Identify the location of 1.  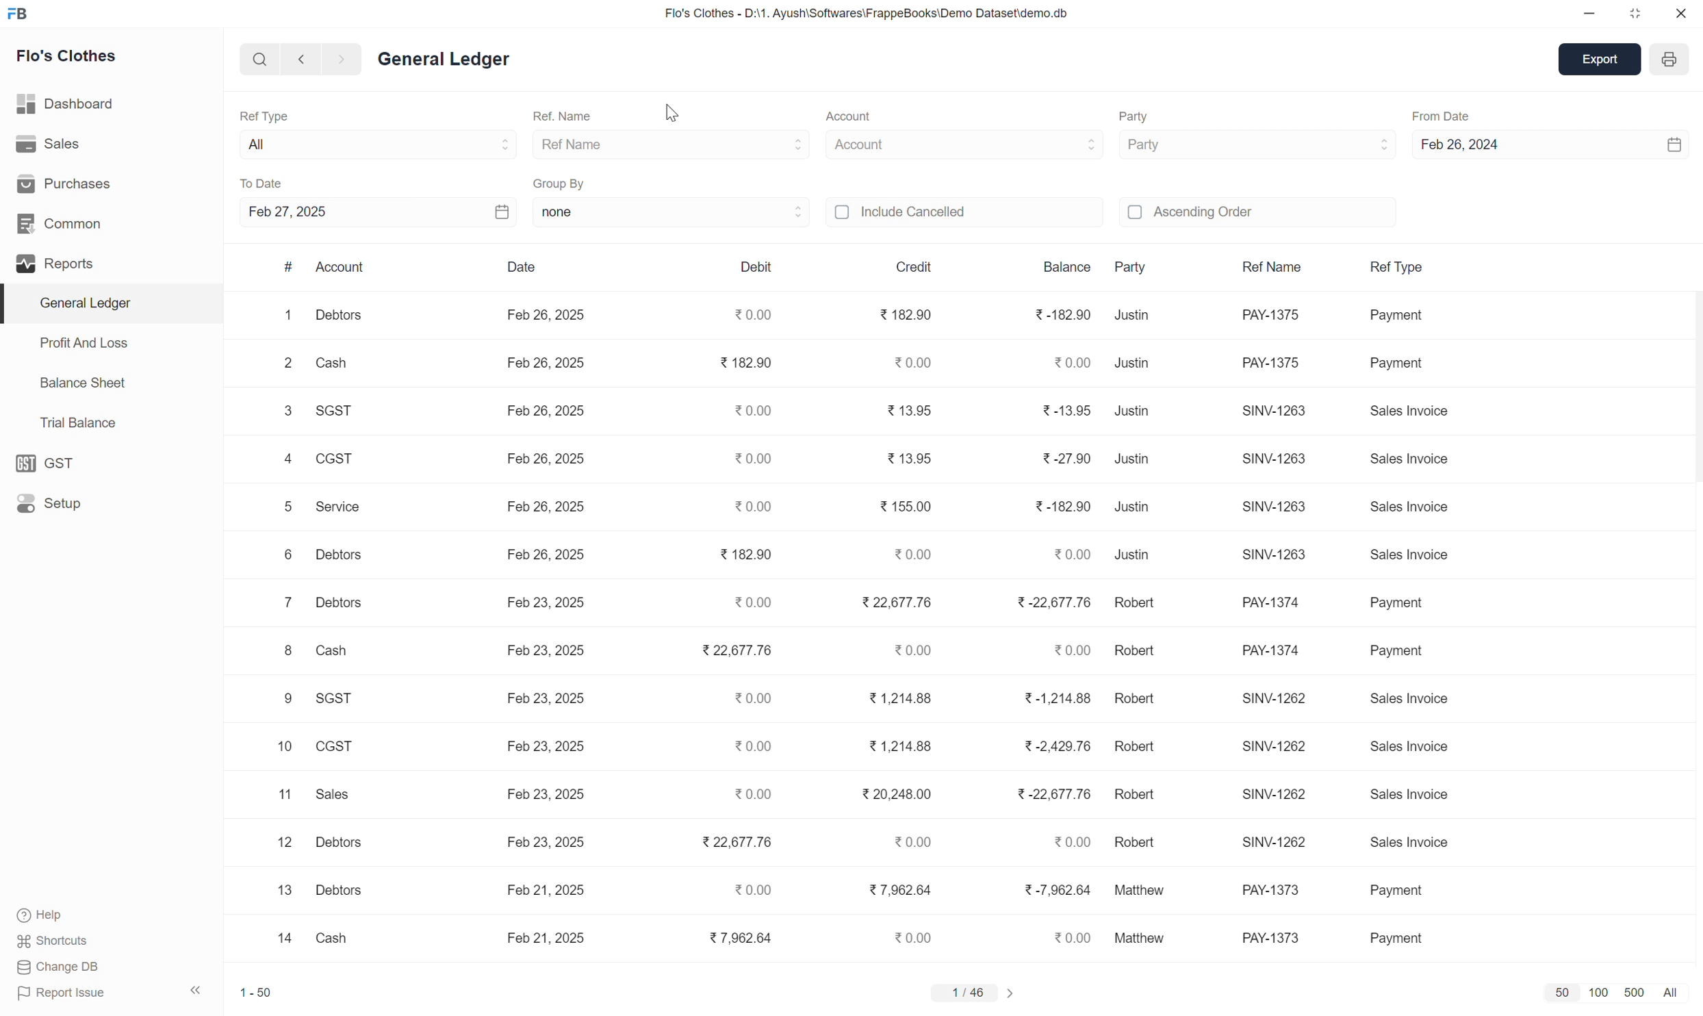
(290, 318).